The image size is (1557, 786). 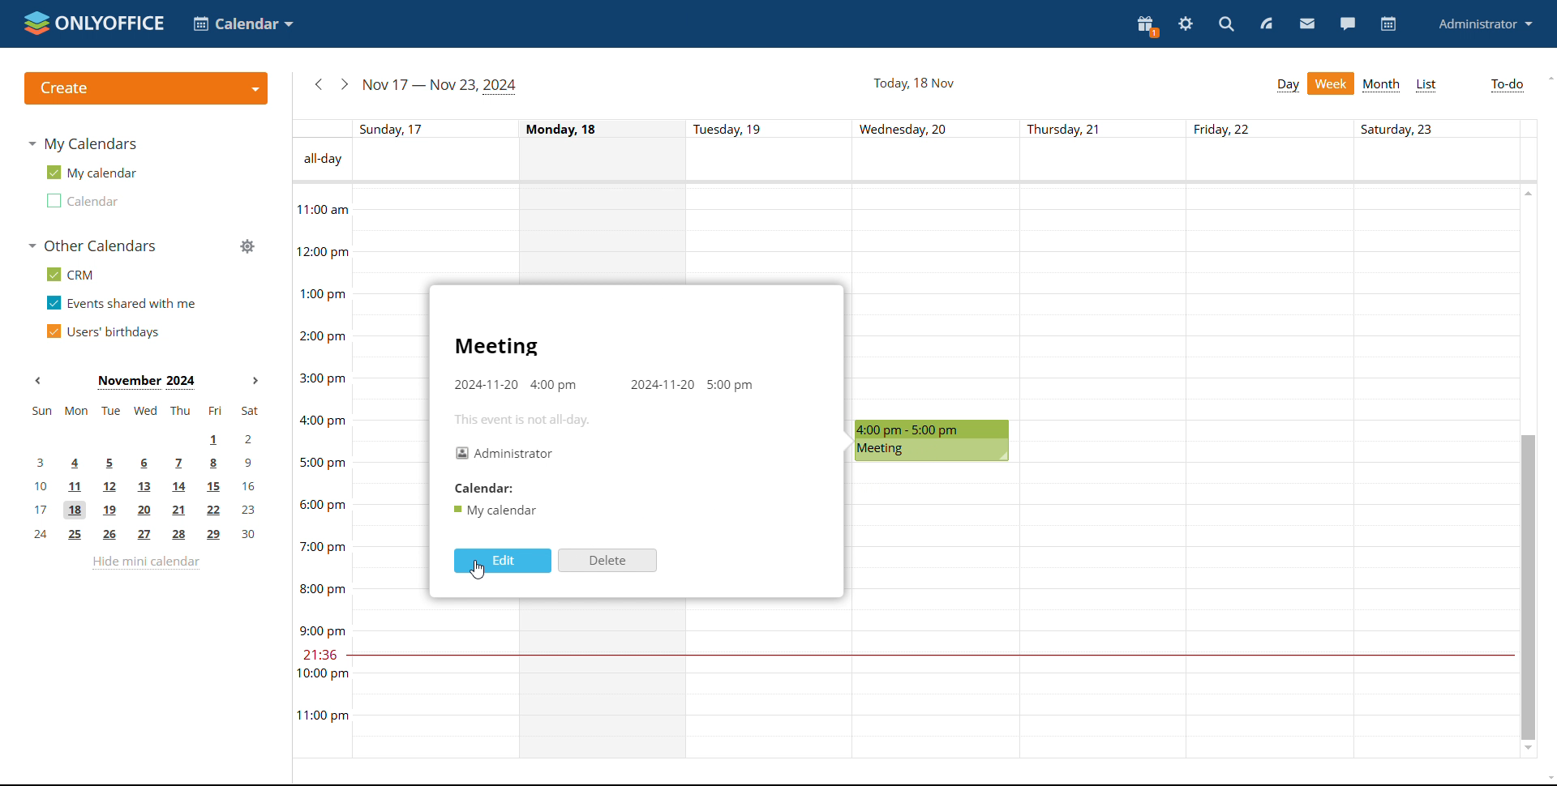 I want to click on month view, so click(x=1381, y=85).